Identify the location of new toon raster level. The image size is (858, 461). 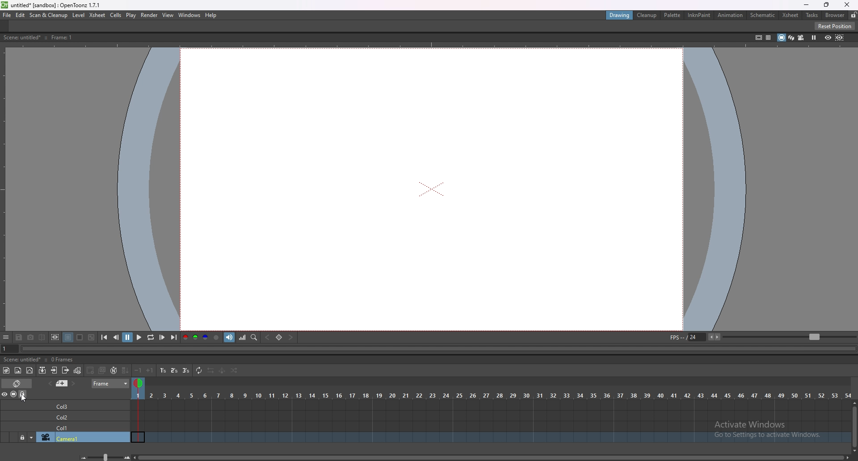
(7, 370).